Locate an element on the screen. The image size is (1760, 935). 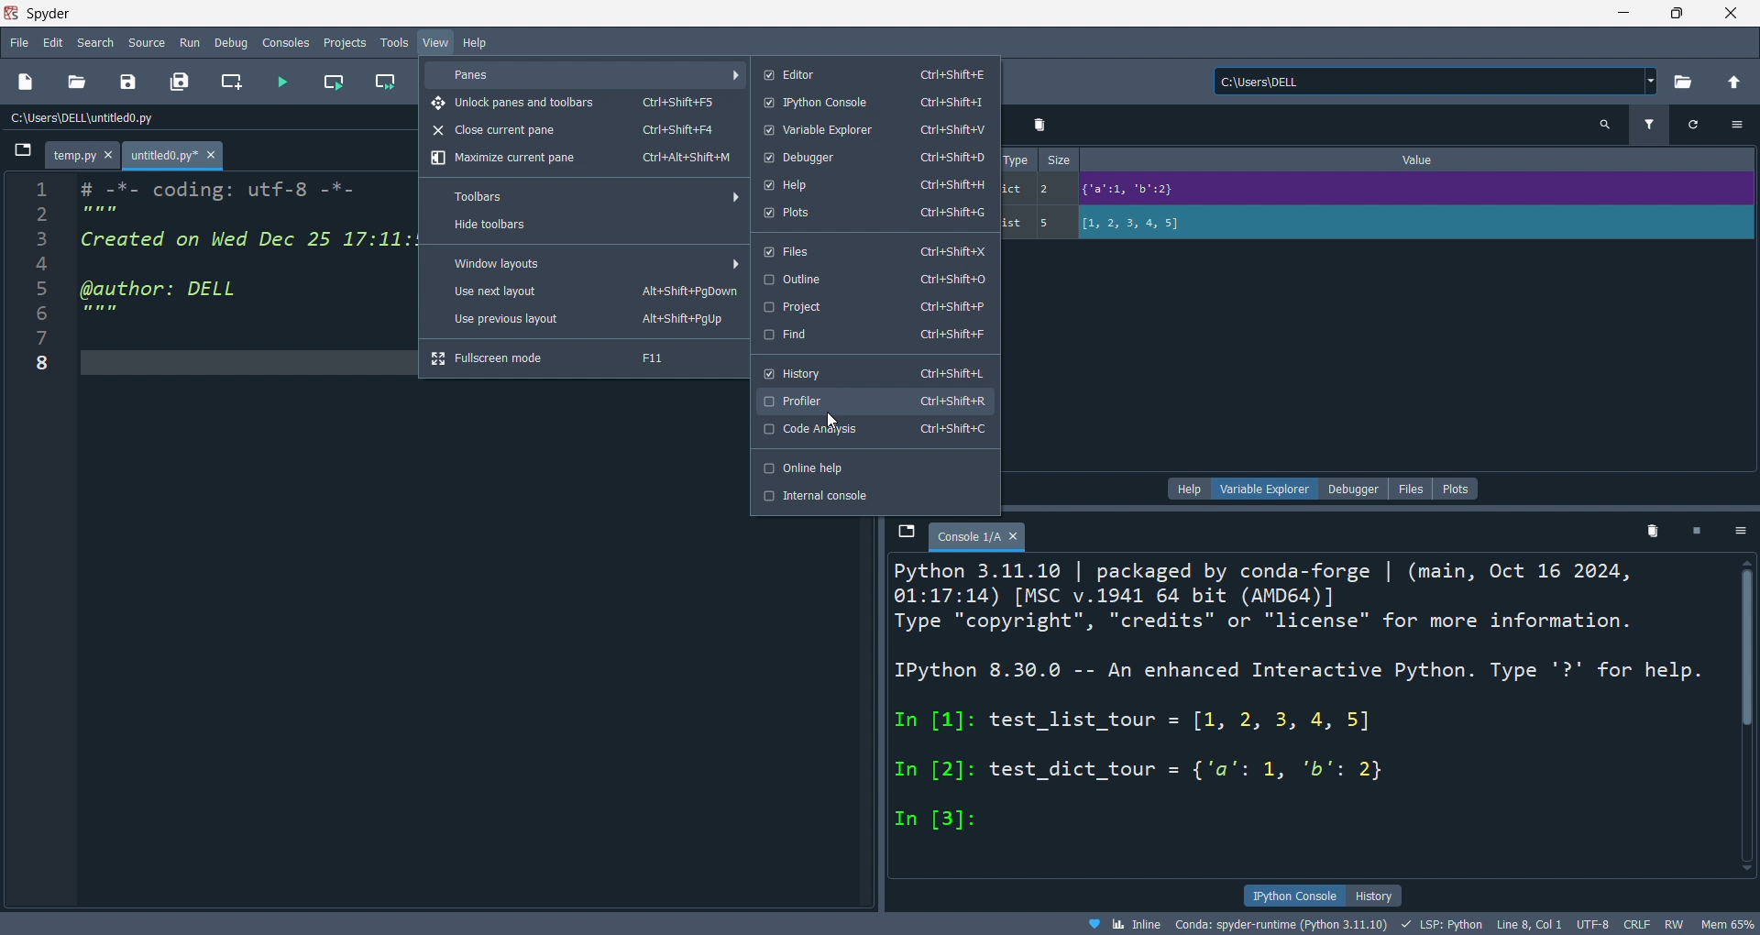
windows layout is located at coordinates (581, 262).